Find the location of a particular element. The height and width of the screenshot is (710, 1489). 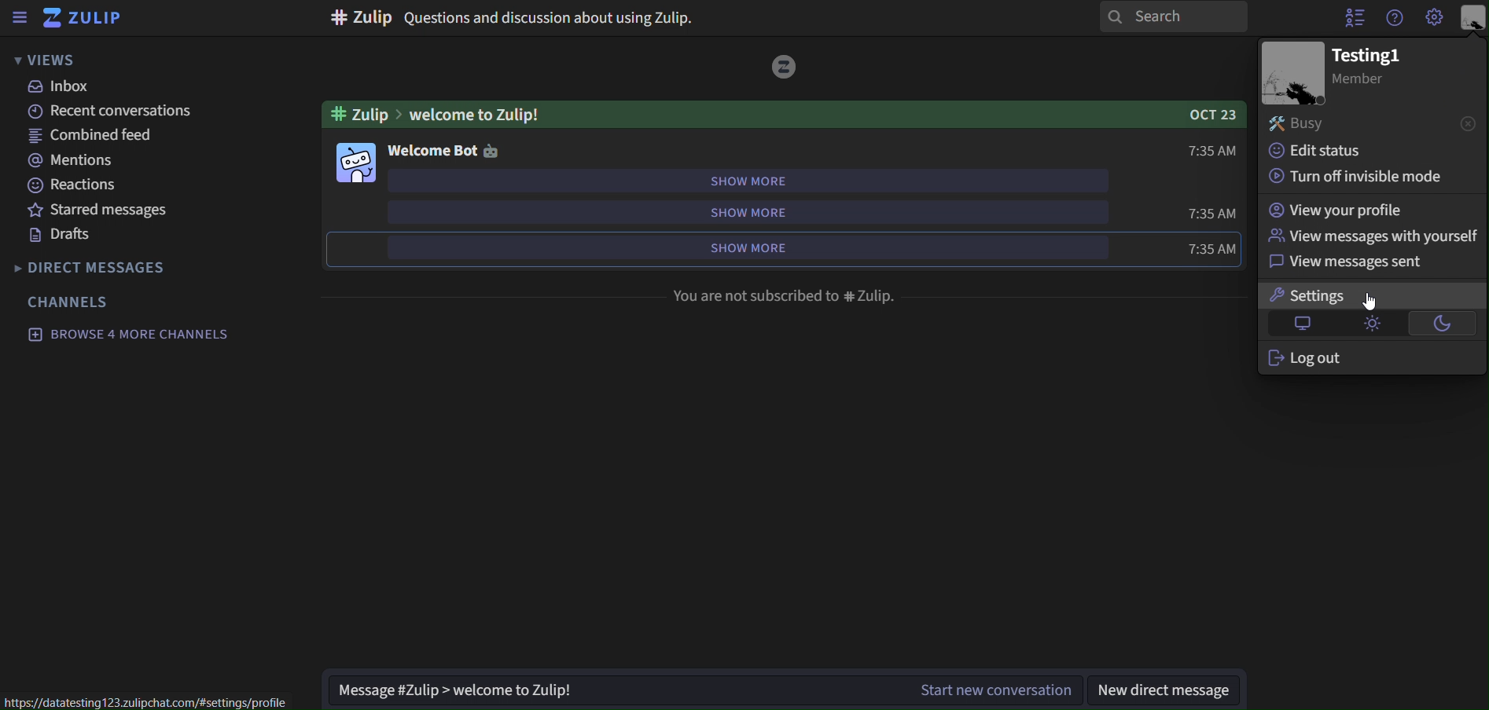

hide sidebar is located at coordinates (20, 20).